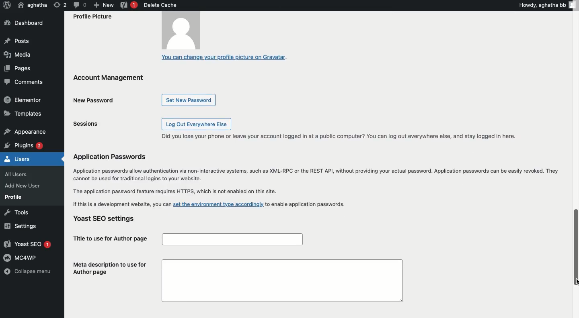 The width and height of the screenshot is (579, 318). I want to click on Application passwords, so click(315, 179).